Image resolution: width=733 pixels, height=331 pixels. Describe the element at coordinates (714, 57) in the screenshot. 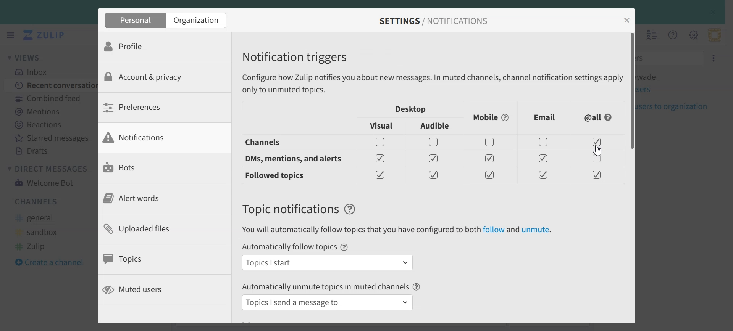

I see `Settings` at that location.